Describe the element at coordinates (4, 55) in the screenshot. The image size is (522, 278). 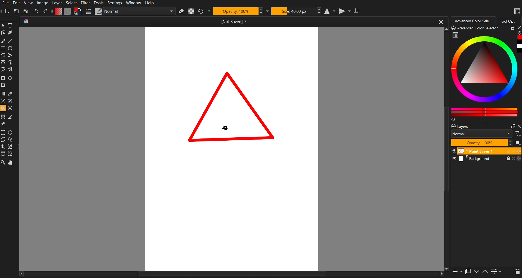
I see `polygon tool` at that location.